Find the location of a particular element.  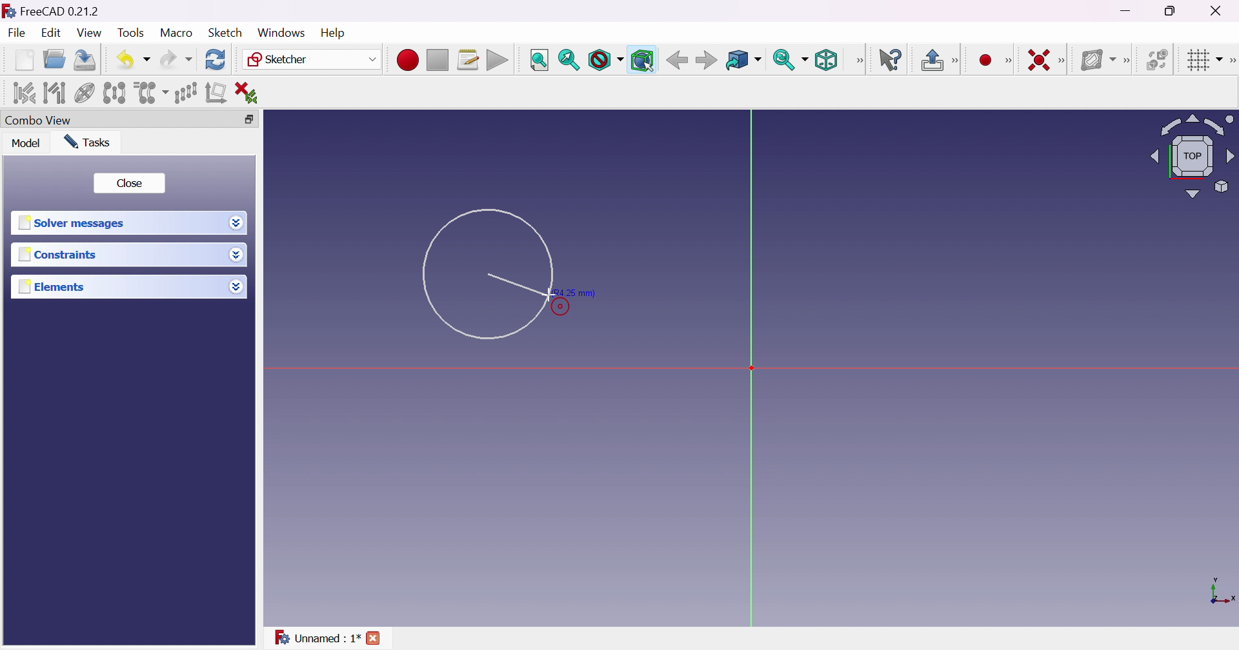

circle is located at coordinates (487, 276).